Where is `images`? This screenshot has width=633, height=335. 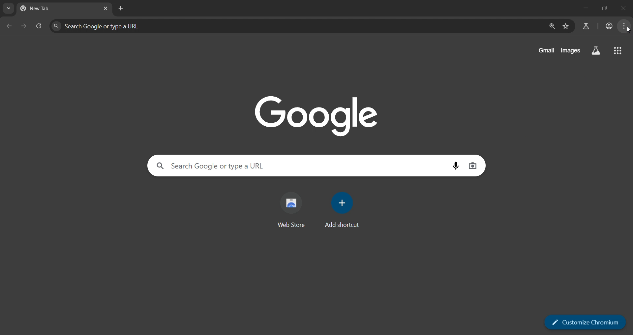 images is located at coordinates (570, 50).